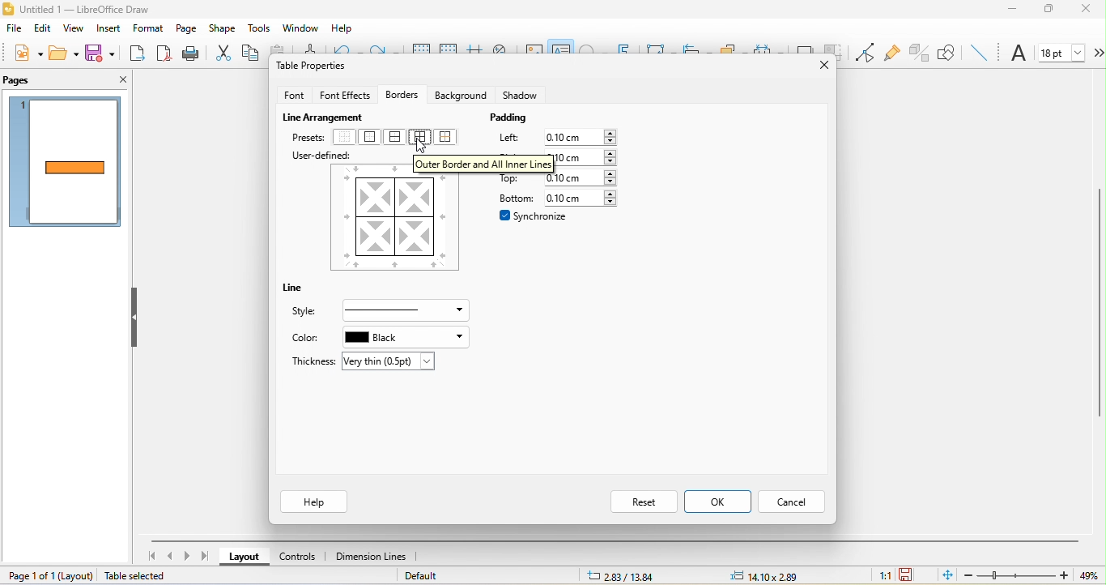 The image size is (1106, 585). What do you see at coordinates (308, 138) in the screenshot?
I see `presets` at bounding box center [308, 138].